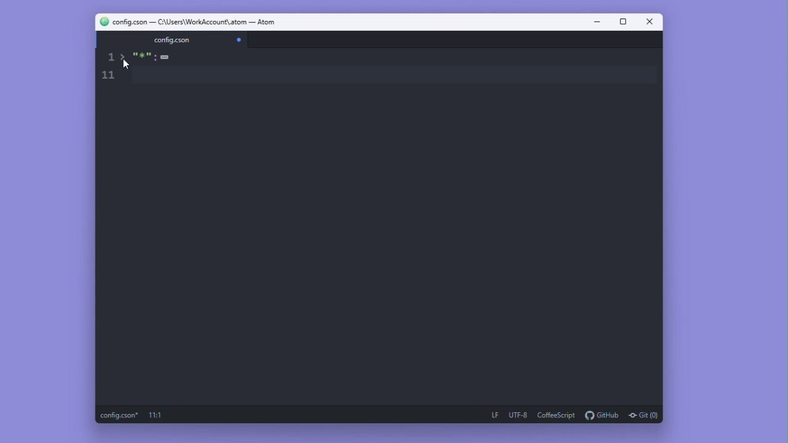  What do you see at coordinates (601, 413) in the screenshot?
I see `github` at bounding box center [601, 413].